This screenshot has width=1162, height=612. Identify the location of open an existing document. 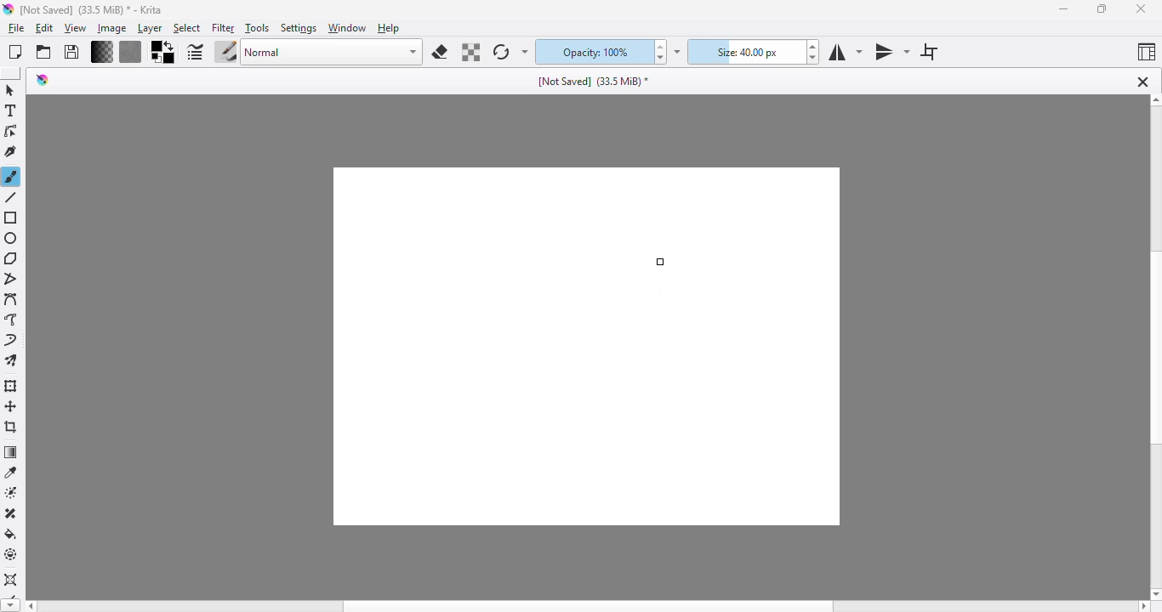
(43, 53).